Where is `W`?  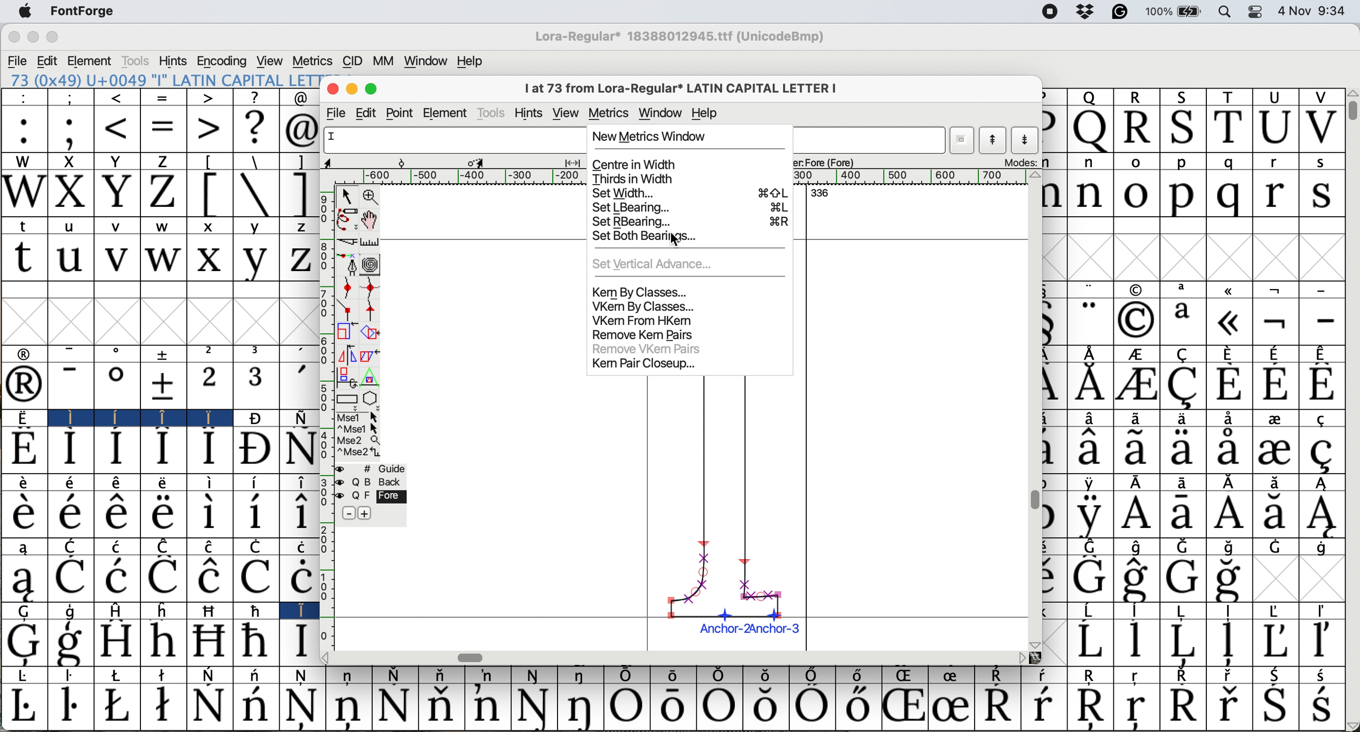
W is located at coordinates (24, 194).